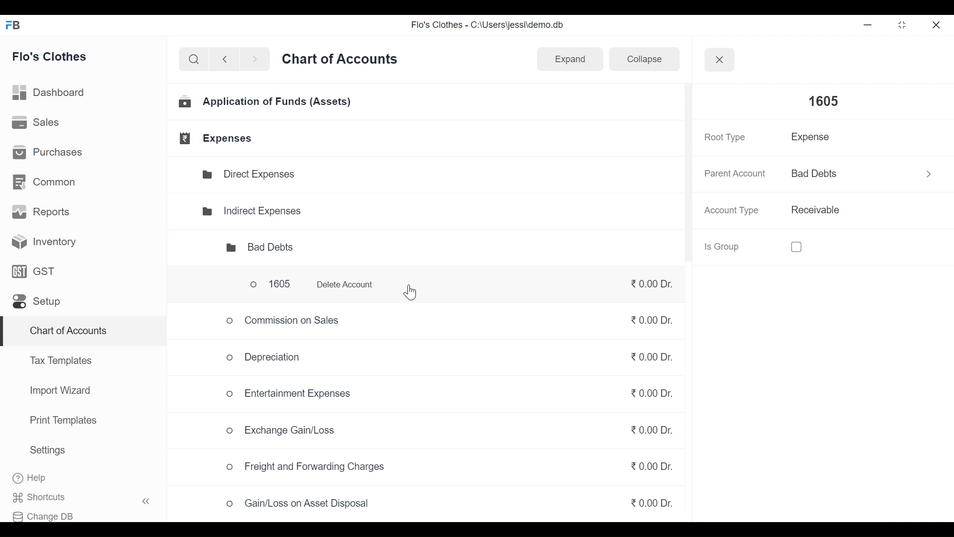 The image size is (954, 537). Describe the element at coordinates (16, 28) in the screenshot. I see `FB` at that location.